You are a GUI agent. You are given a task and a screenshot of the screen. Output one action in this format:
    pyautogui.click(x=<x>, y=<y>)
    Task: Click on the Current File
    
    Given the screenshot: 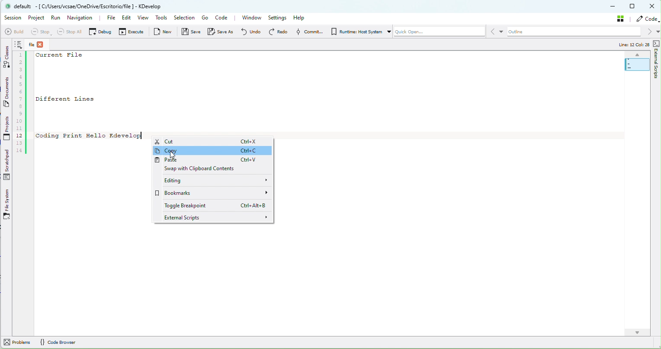 What is the action you would take?
    pyautogui.click(x=61, y=56)
    